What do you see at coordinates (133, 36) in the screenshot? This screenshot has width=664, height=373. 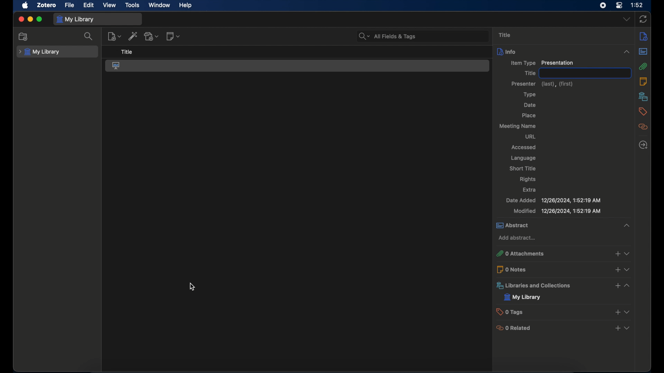 I see `add item by identifier` at bounding box center [133, 36].